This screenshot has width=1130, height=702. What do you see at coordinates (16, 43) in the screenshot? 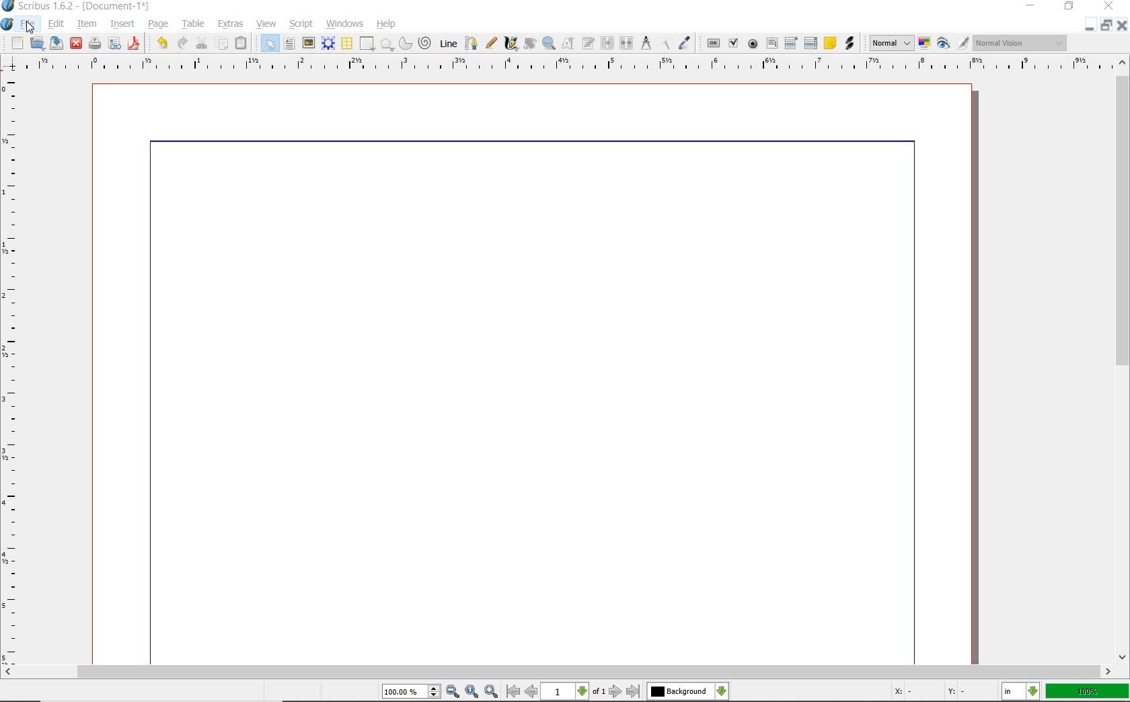
I see `new` at bounding box center [16, 43].